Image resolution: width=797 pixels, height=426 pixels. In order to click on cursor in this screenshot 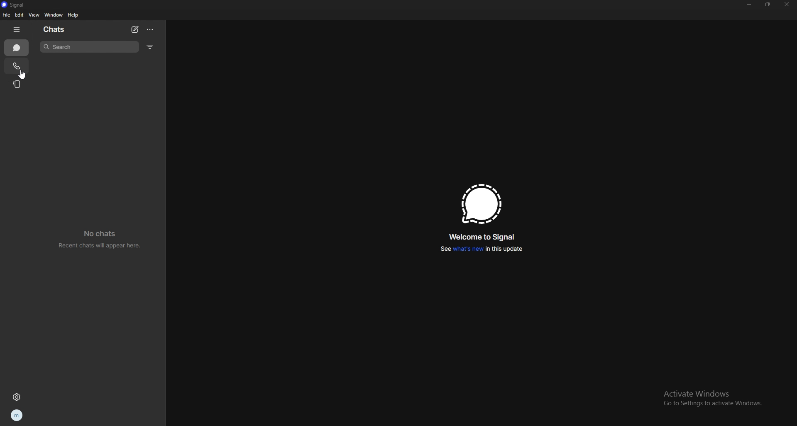, I will do `click(22, 76)`.